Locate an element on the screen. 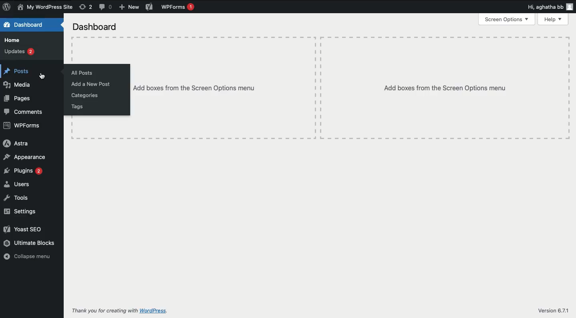 The height and width of the screenshot is (318, 576). Help is located at coordinates (553, 20).